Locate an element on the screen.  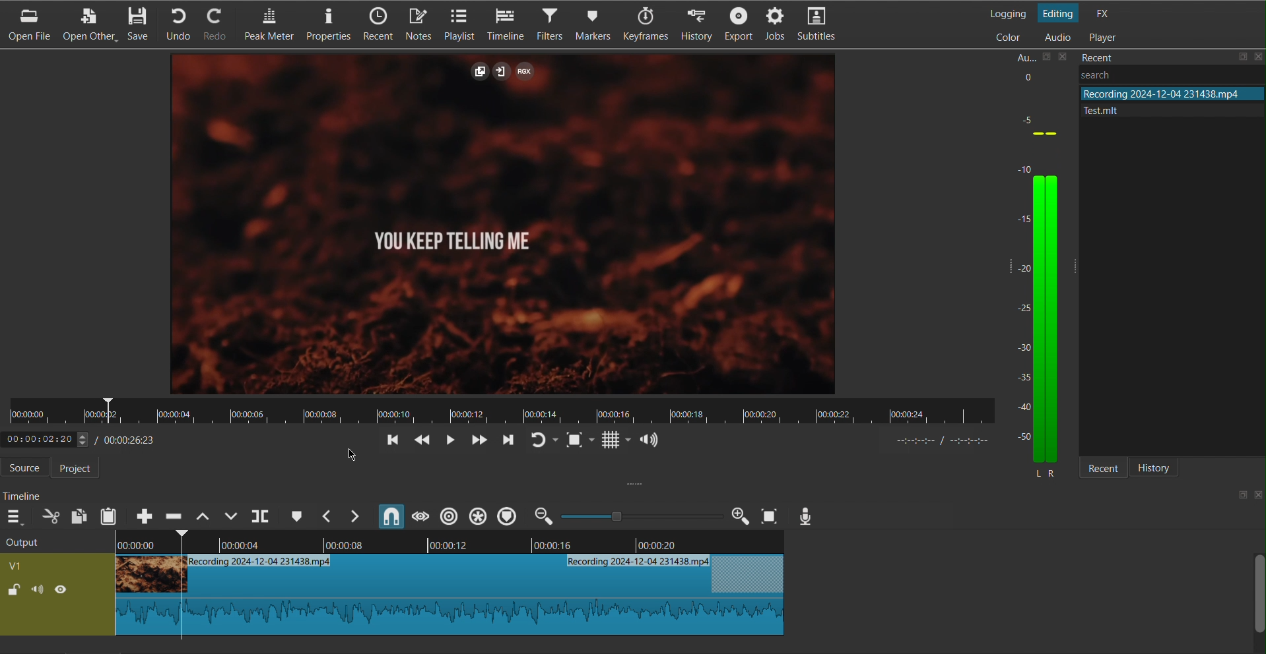
Cue is located at coordinates (296, 515).